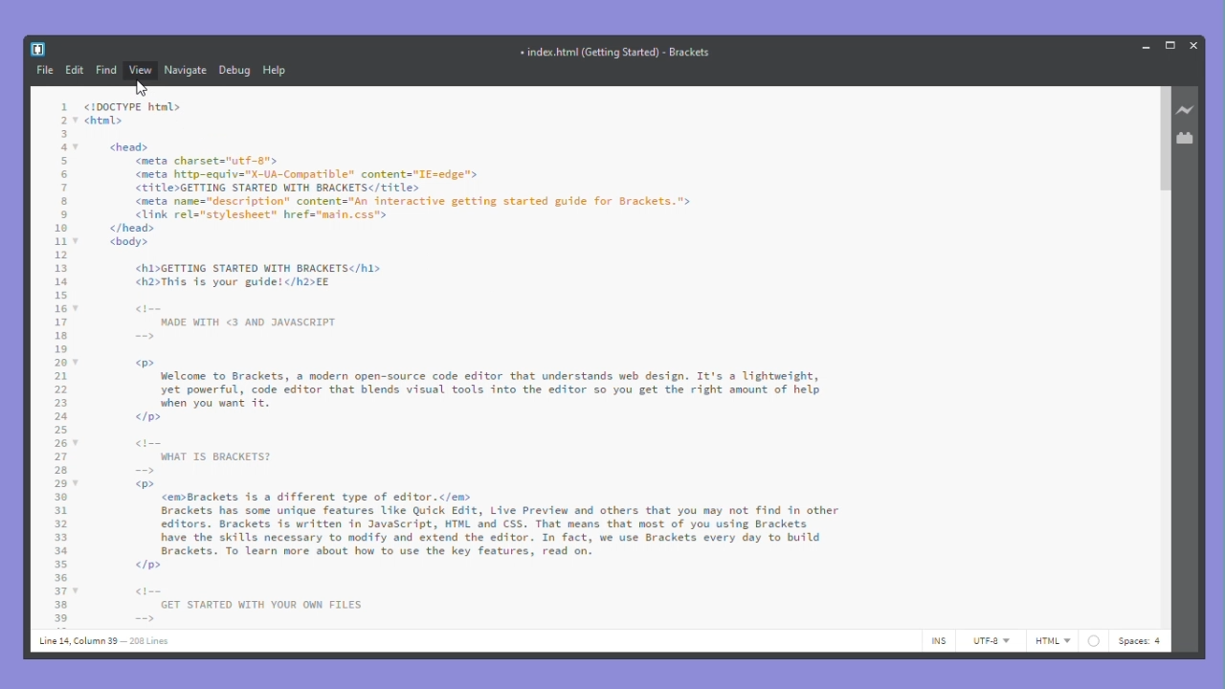 Image resolution: width=1225 pixels, height=689 pixels. What do you see at coordinates (60, 591) in the screenshot?
I see `37` at bounding box center [60, 591].